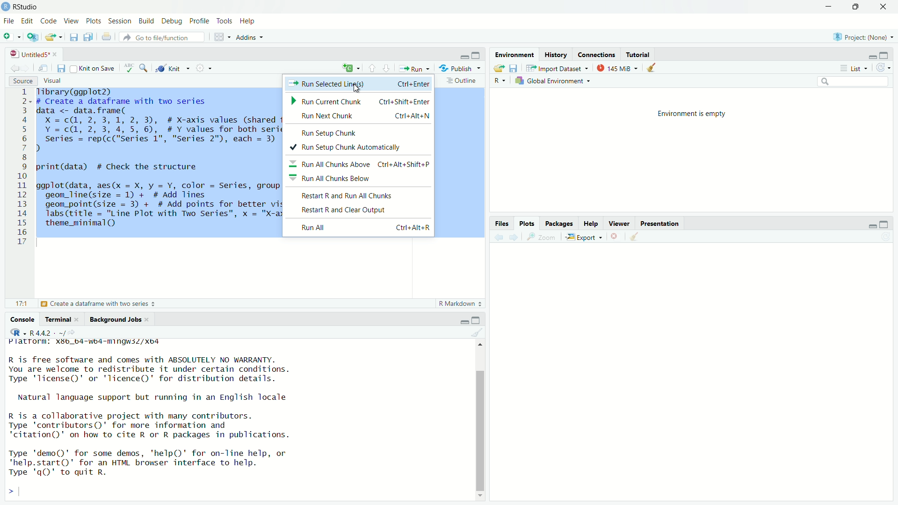 The height and width of the screenshot is (505, 898). Describe the element at coordinates (128, 68) in the screenshot. I see `ABC` at that location.